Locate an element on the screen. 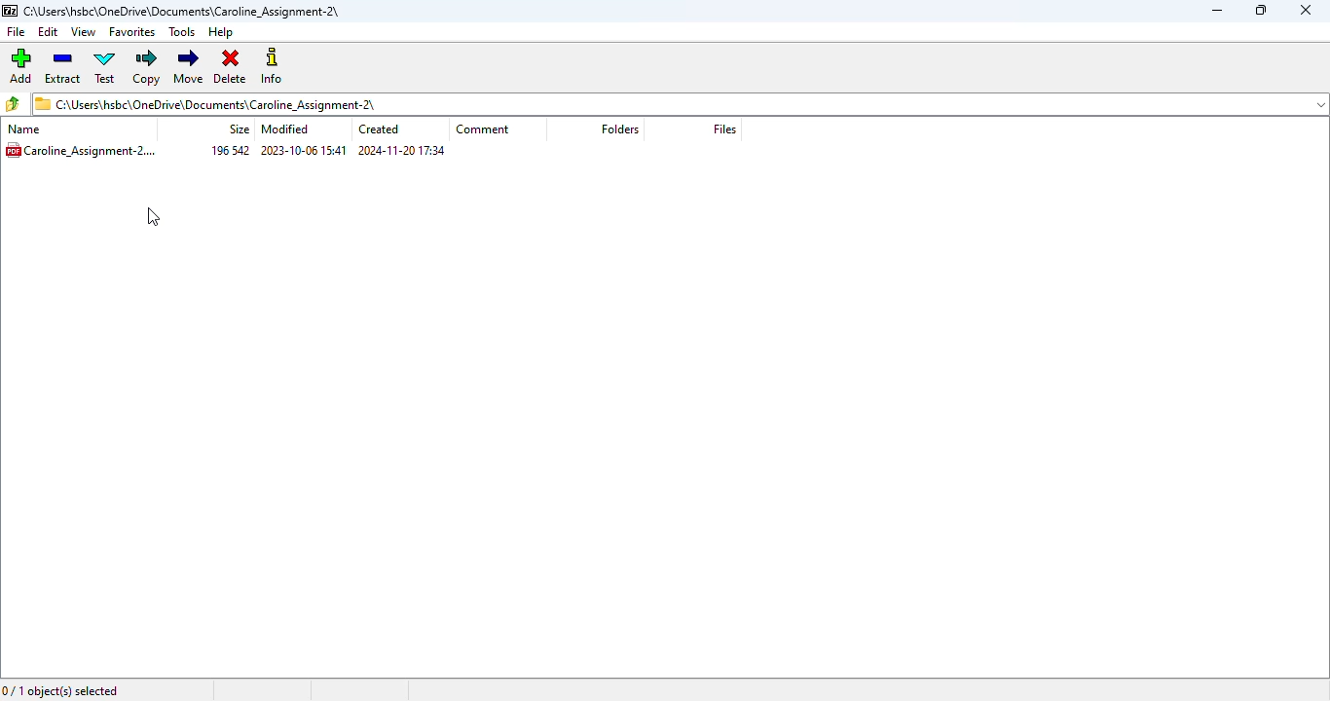  196 542 is located at coordinates (232, 151).